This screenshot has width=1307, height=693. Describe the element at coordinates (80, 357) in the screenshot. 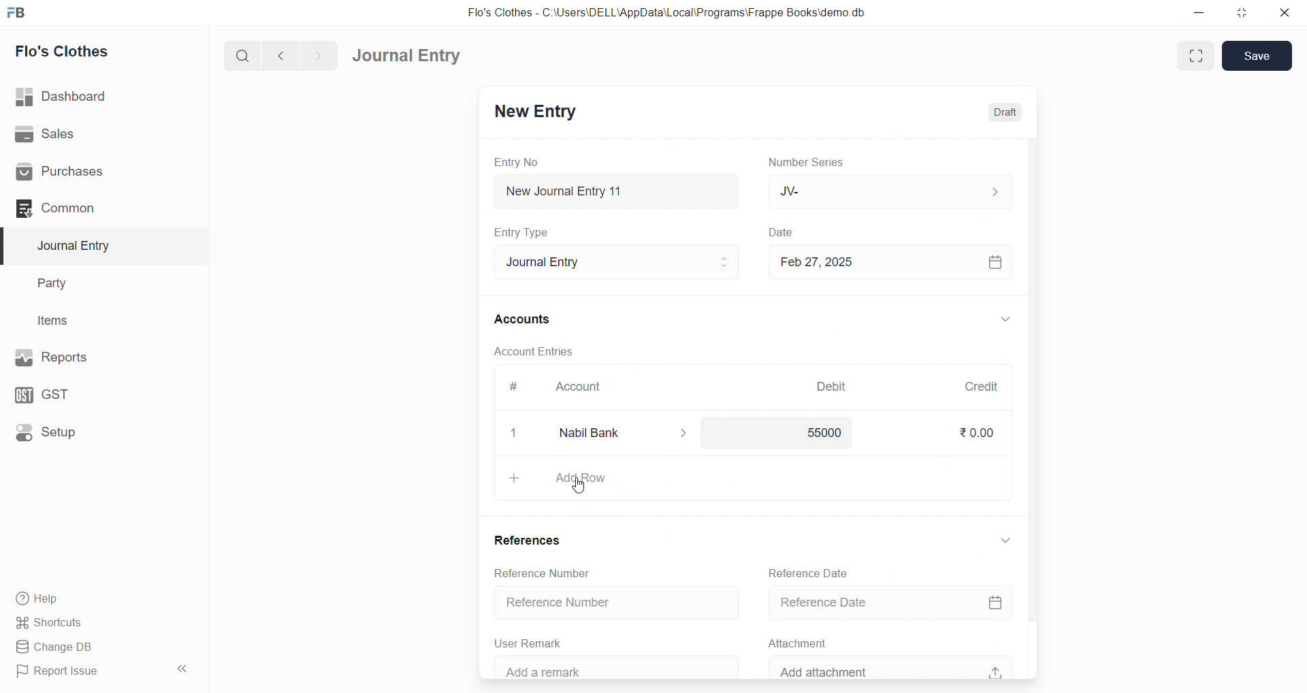

I see `Reports` at that location.